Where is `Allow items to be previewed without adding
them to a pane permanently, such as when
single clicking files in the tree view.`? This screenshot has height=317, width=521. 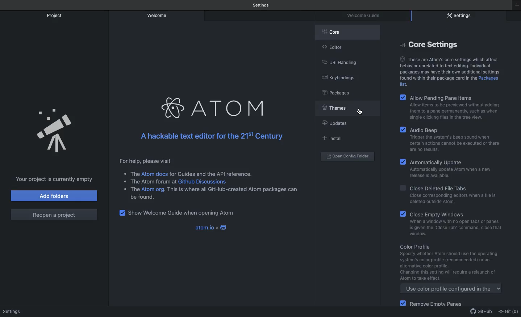
Allow items to be previewed without adding
them to a pane permanently, such as when
single clicking files in the tree view. is located at coordinates (449, 112).